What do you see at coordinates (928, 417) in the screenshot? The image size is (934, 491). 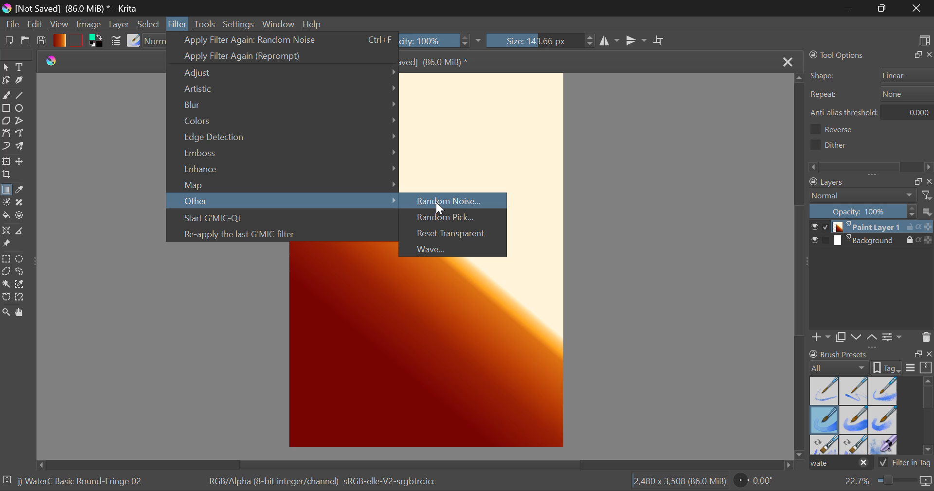 I see `horizontal scroll bar` at bounding box center [928, 417].